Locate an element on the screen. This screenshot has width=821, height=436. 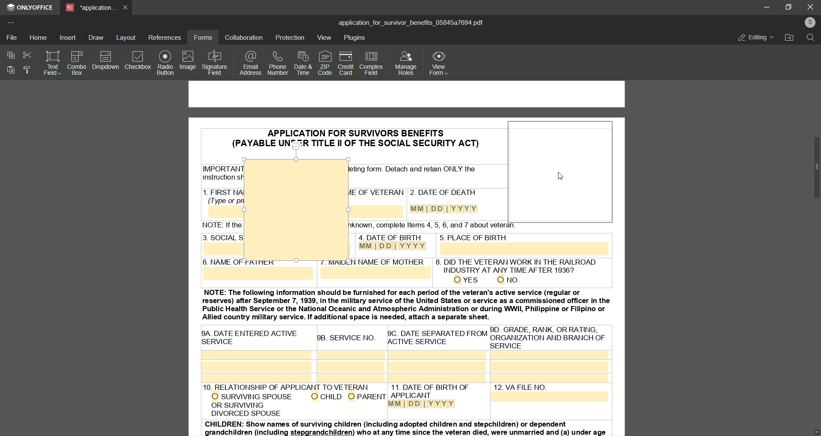
text field is located at coordinates (51, 64).